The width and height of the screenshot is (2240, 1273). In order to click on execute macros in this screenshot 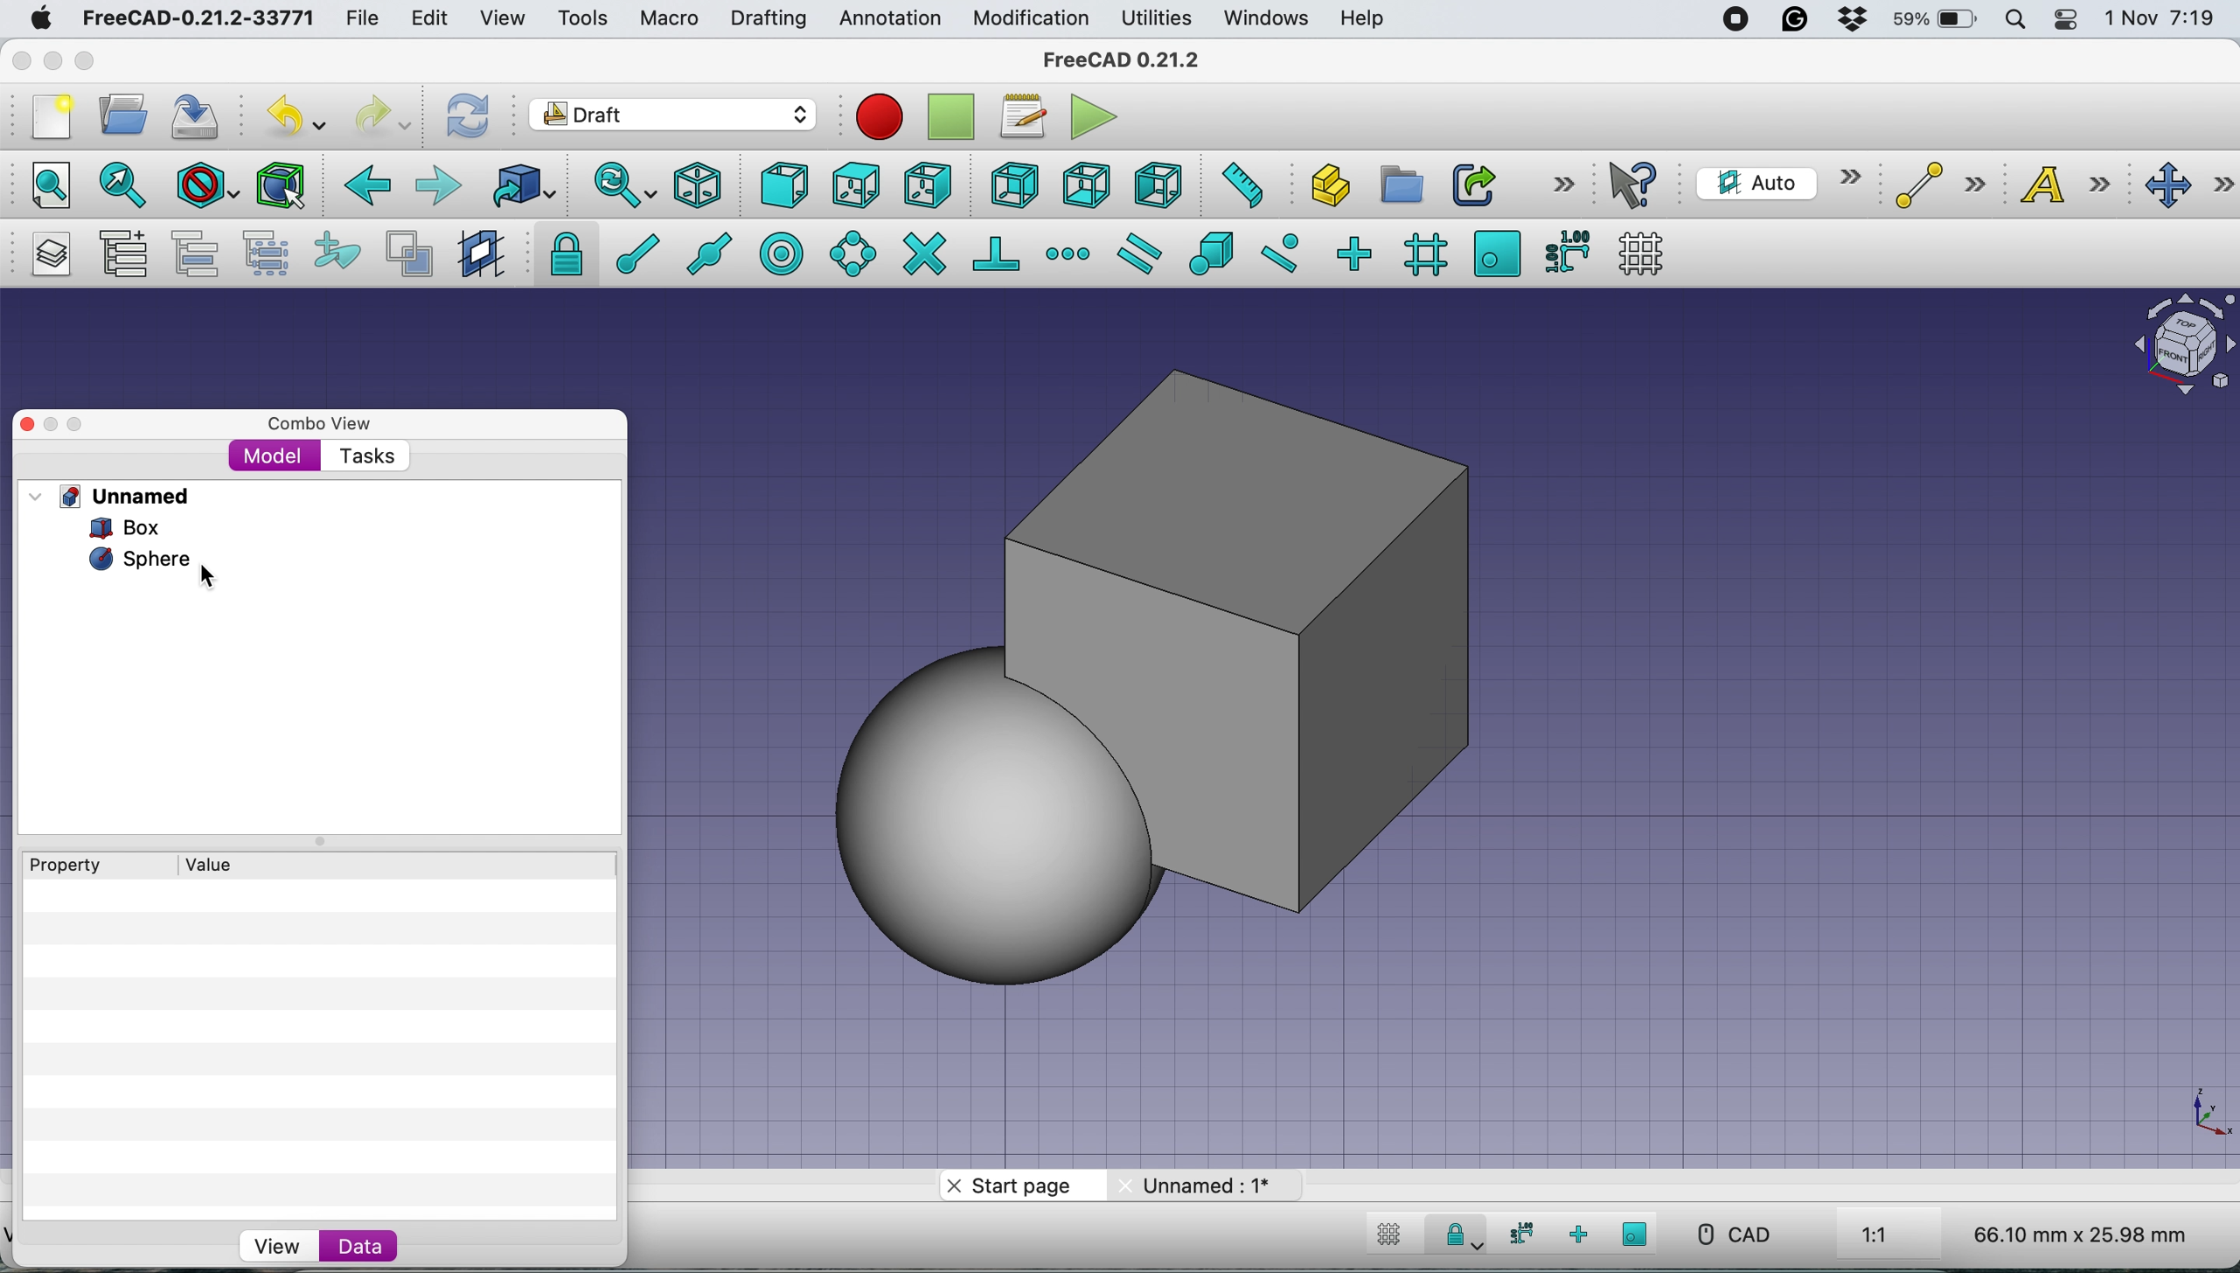, I will do `click(1096, 116)`.